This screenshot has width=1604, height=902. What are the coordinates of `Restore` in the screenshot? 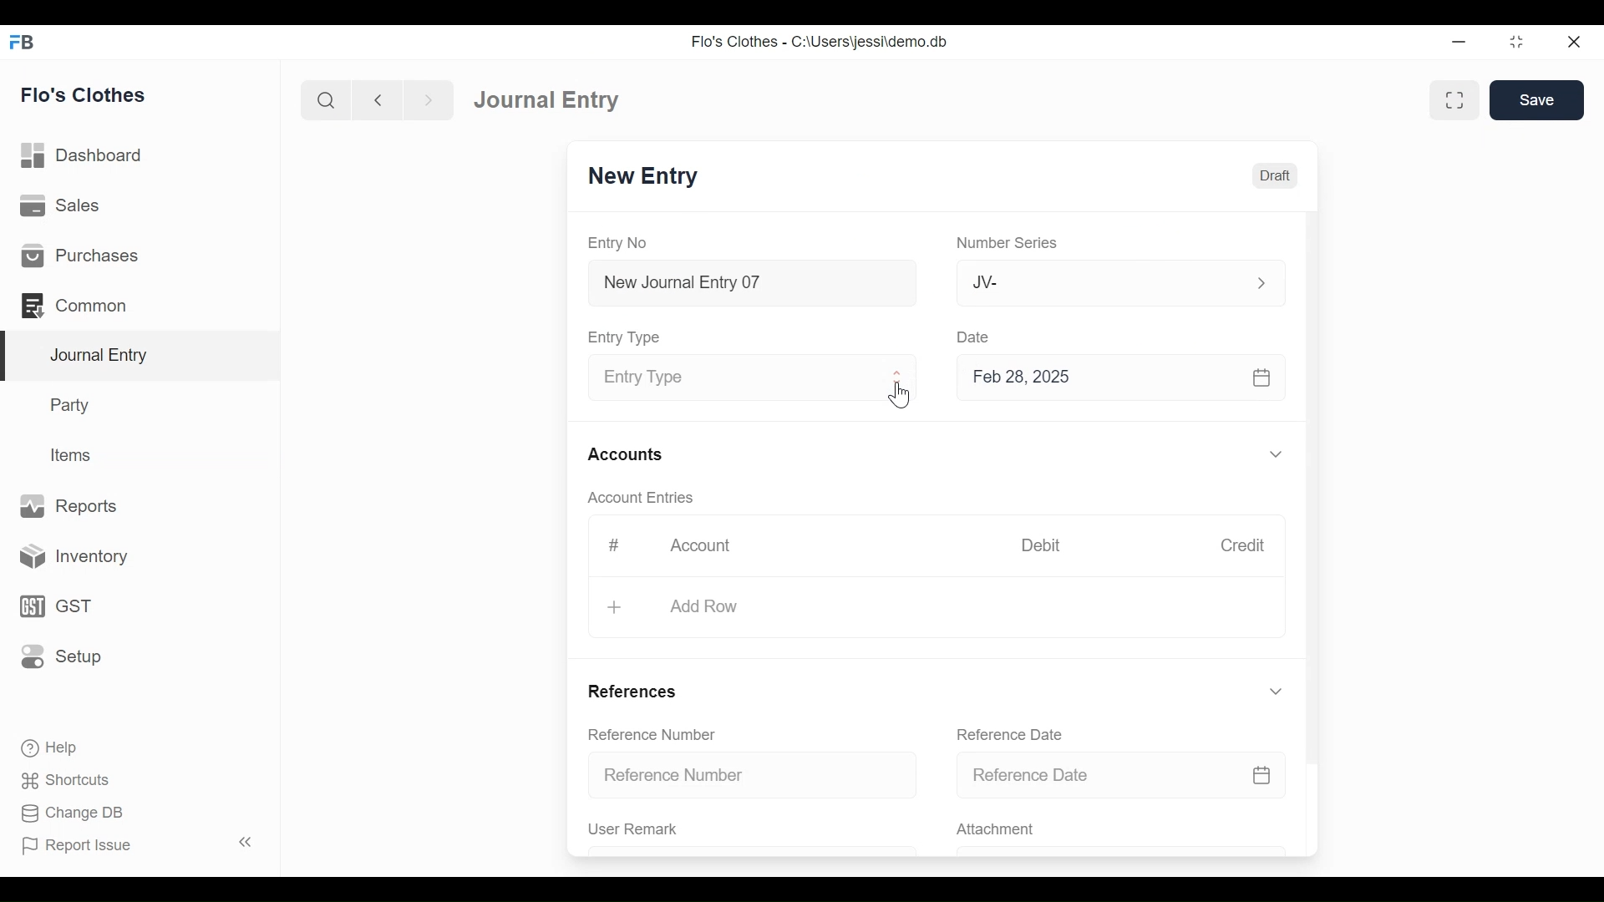 It's located at (1515, 42).